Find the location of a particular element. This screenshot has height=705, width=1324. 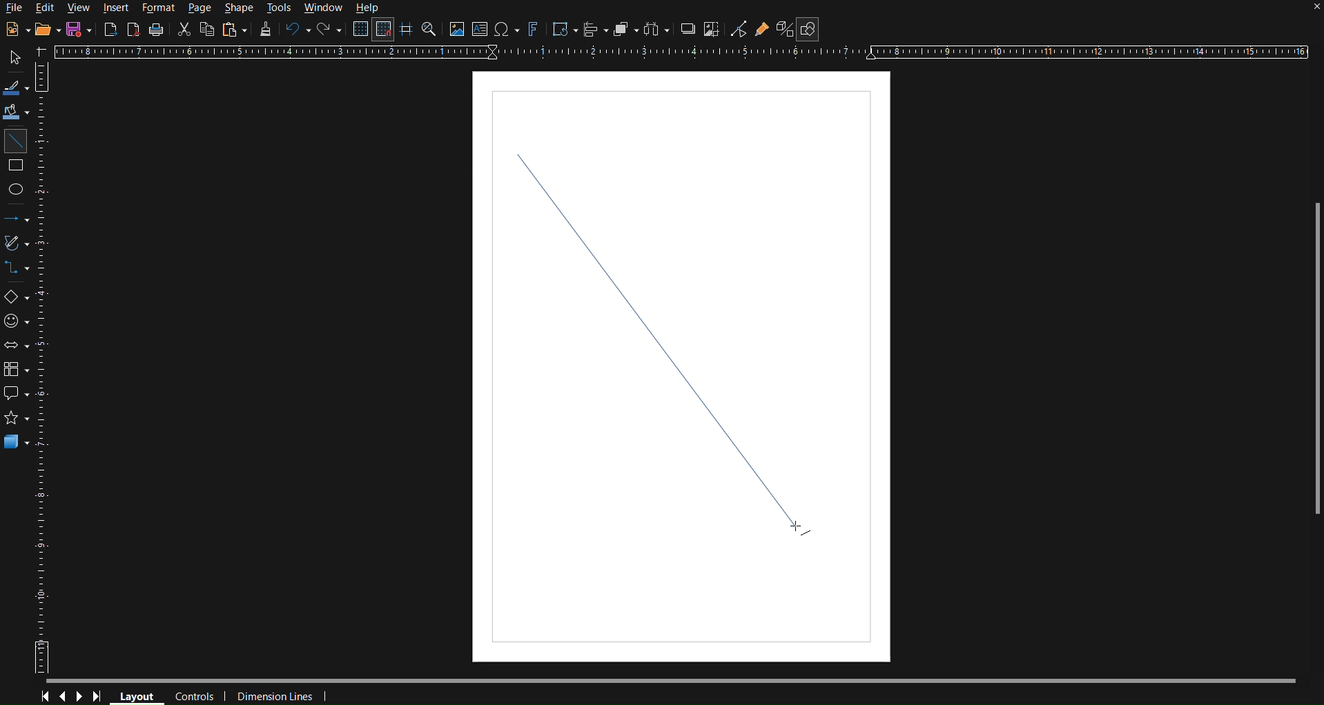

cursor is located at coordinates (802, 527).